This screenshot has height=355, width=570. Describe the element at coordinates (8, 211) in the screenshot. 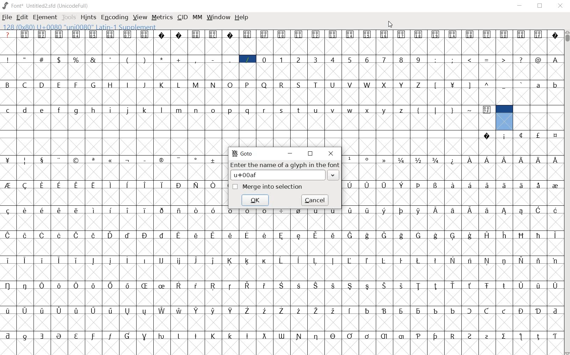

I see `Symbol` at that location.